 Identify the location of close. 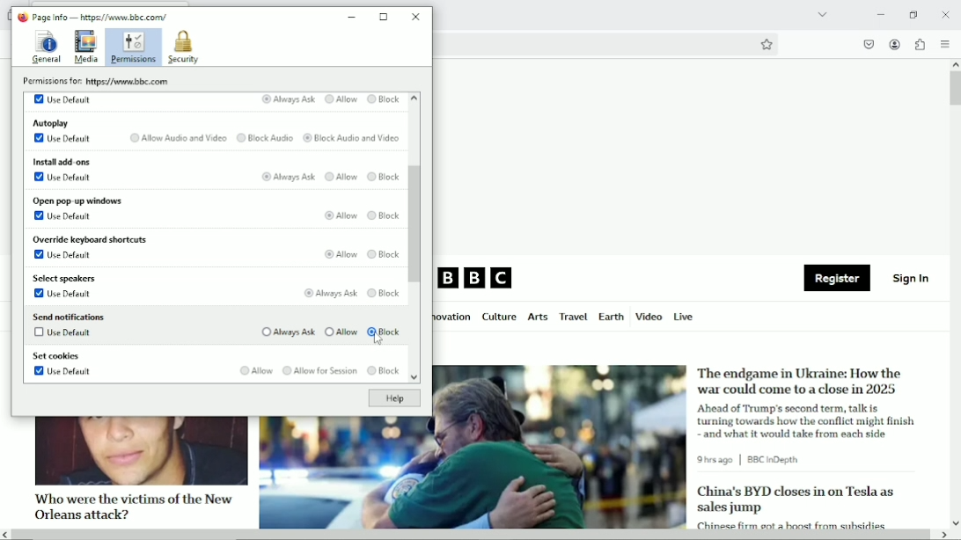
(417, 16).